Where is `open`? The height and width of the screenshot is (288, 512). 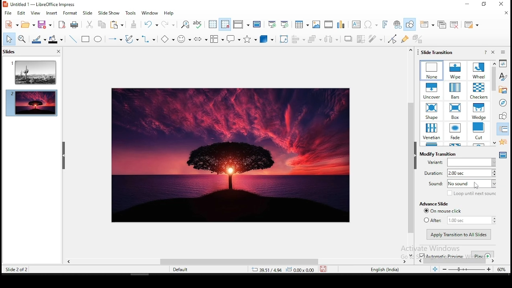
open is located at coordinates (28, 24).